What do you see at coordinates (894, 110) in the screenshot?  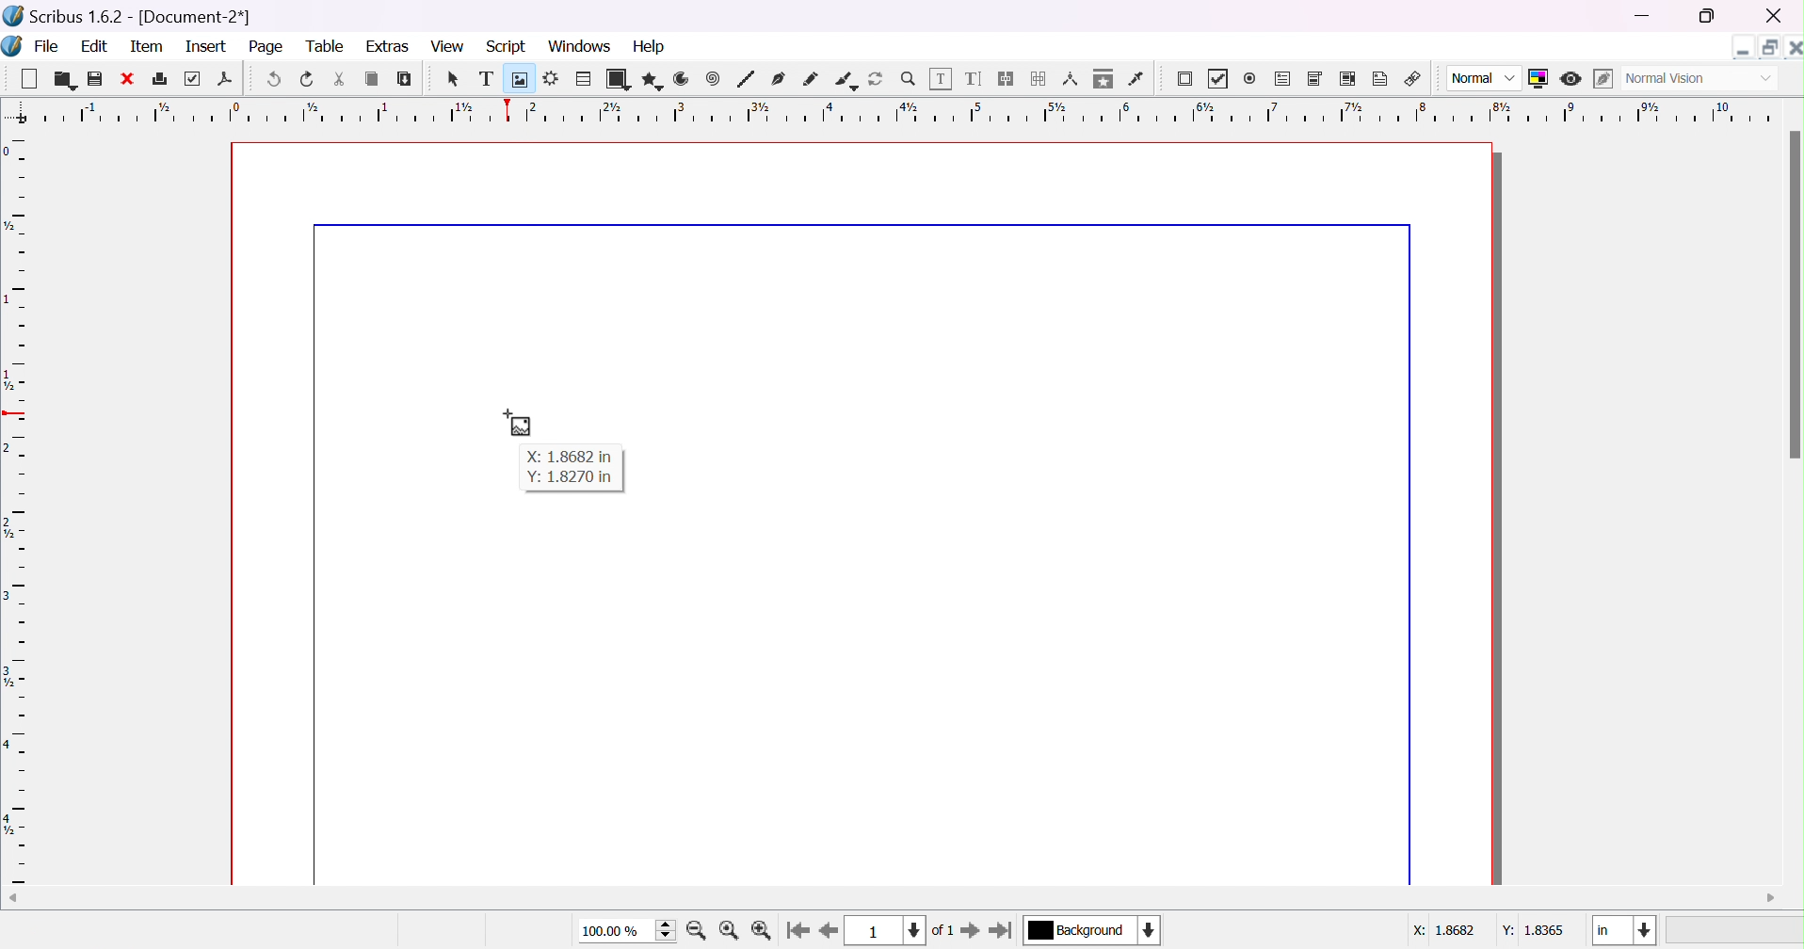 I see `ruler` at bounding box center [894, 110].